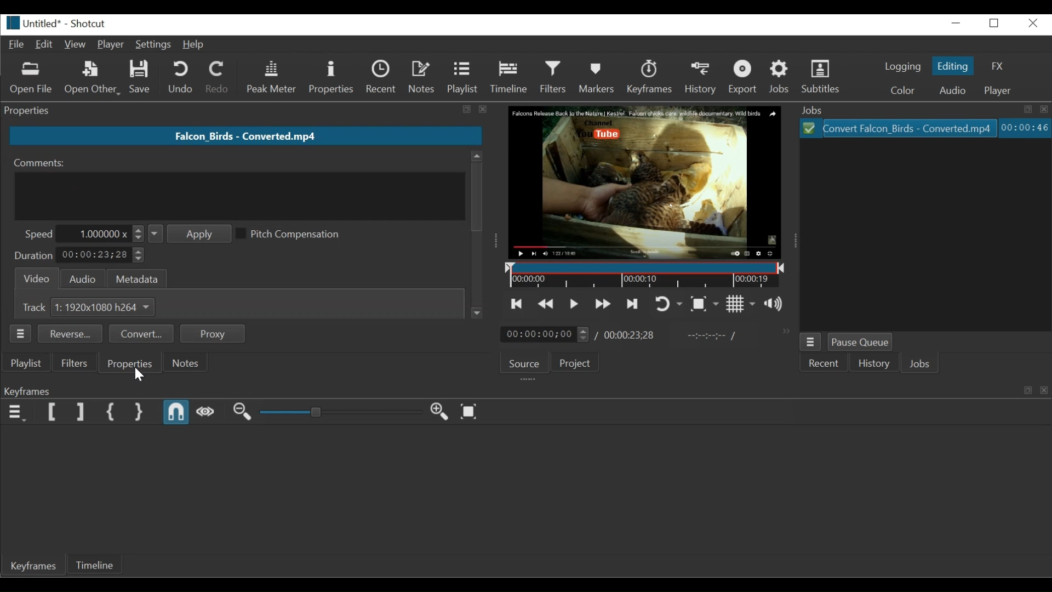 The height and width of the screenshot is (592, 1052). I want to click on Source, so click(525, 364).